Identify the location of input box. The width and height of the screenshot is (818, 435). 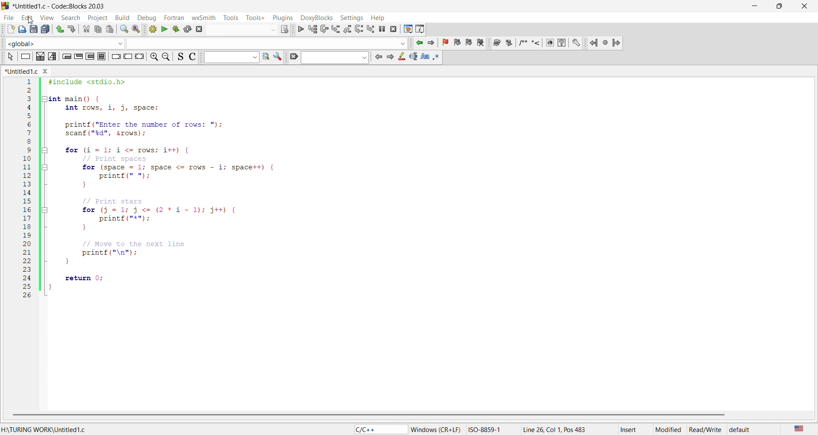
(228, 58).